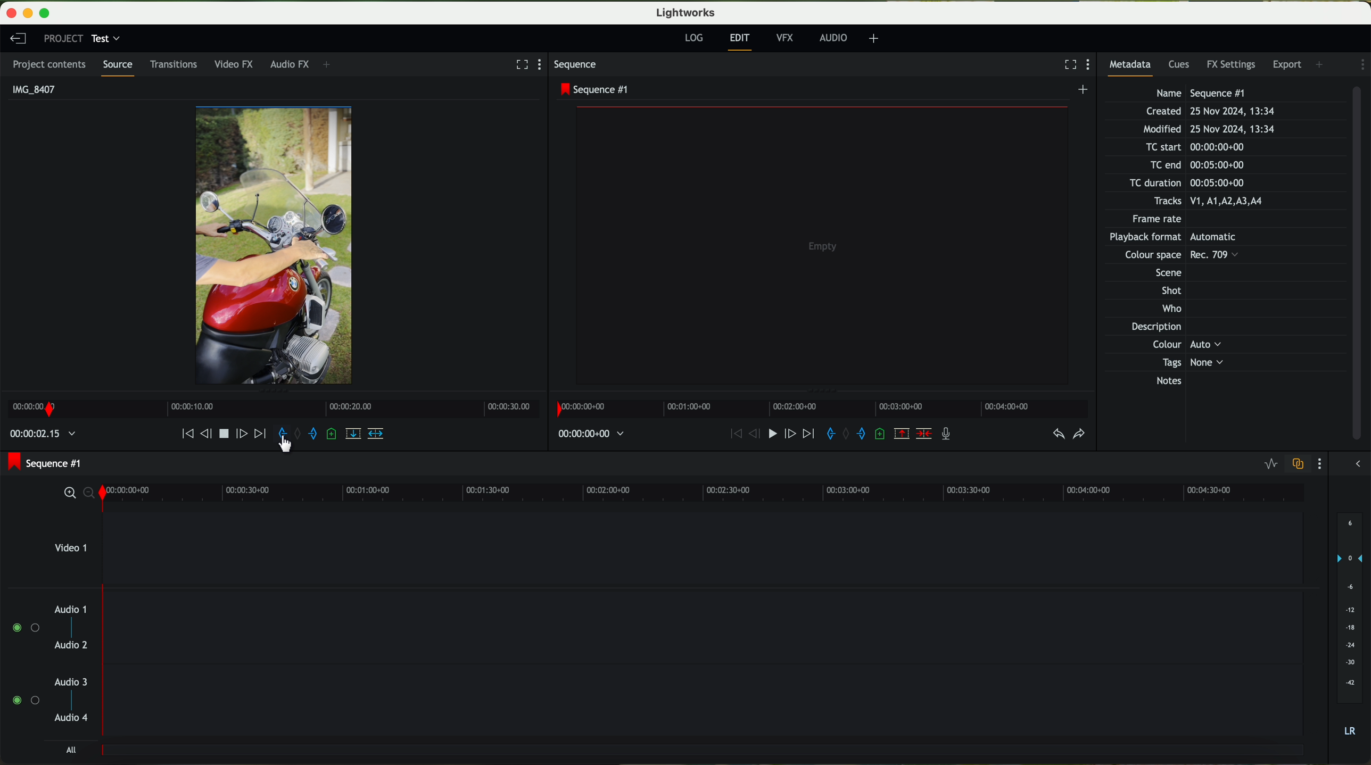  Describe the element at coordinates (705, 623) in the screenshot. I see `track` at that location.